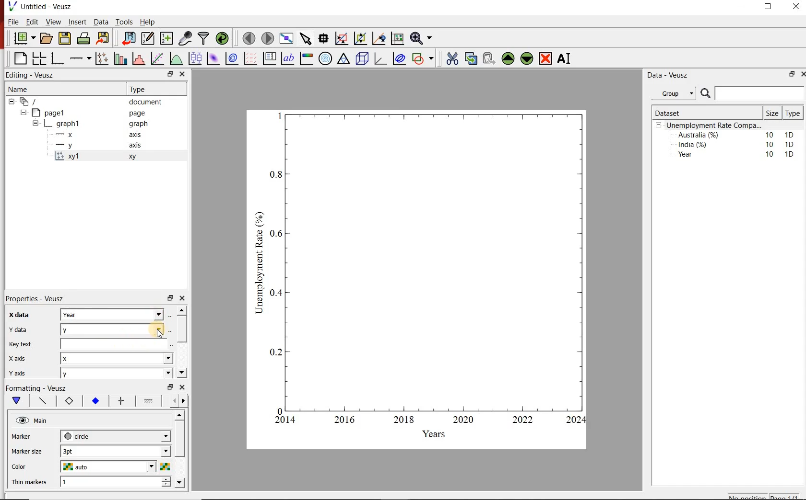 The height and width of the screenshot is (500, 806). What do you see at coordinates (103, 134) in the screenshot?
I see `x axis` at bounding box center [103, 134].